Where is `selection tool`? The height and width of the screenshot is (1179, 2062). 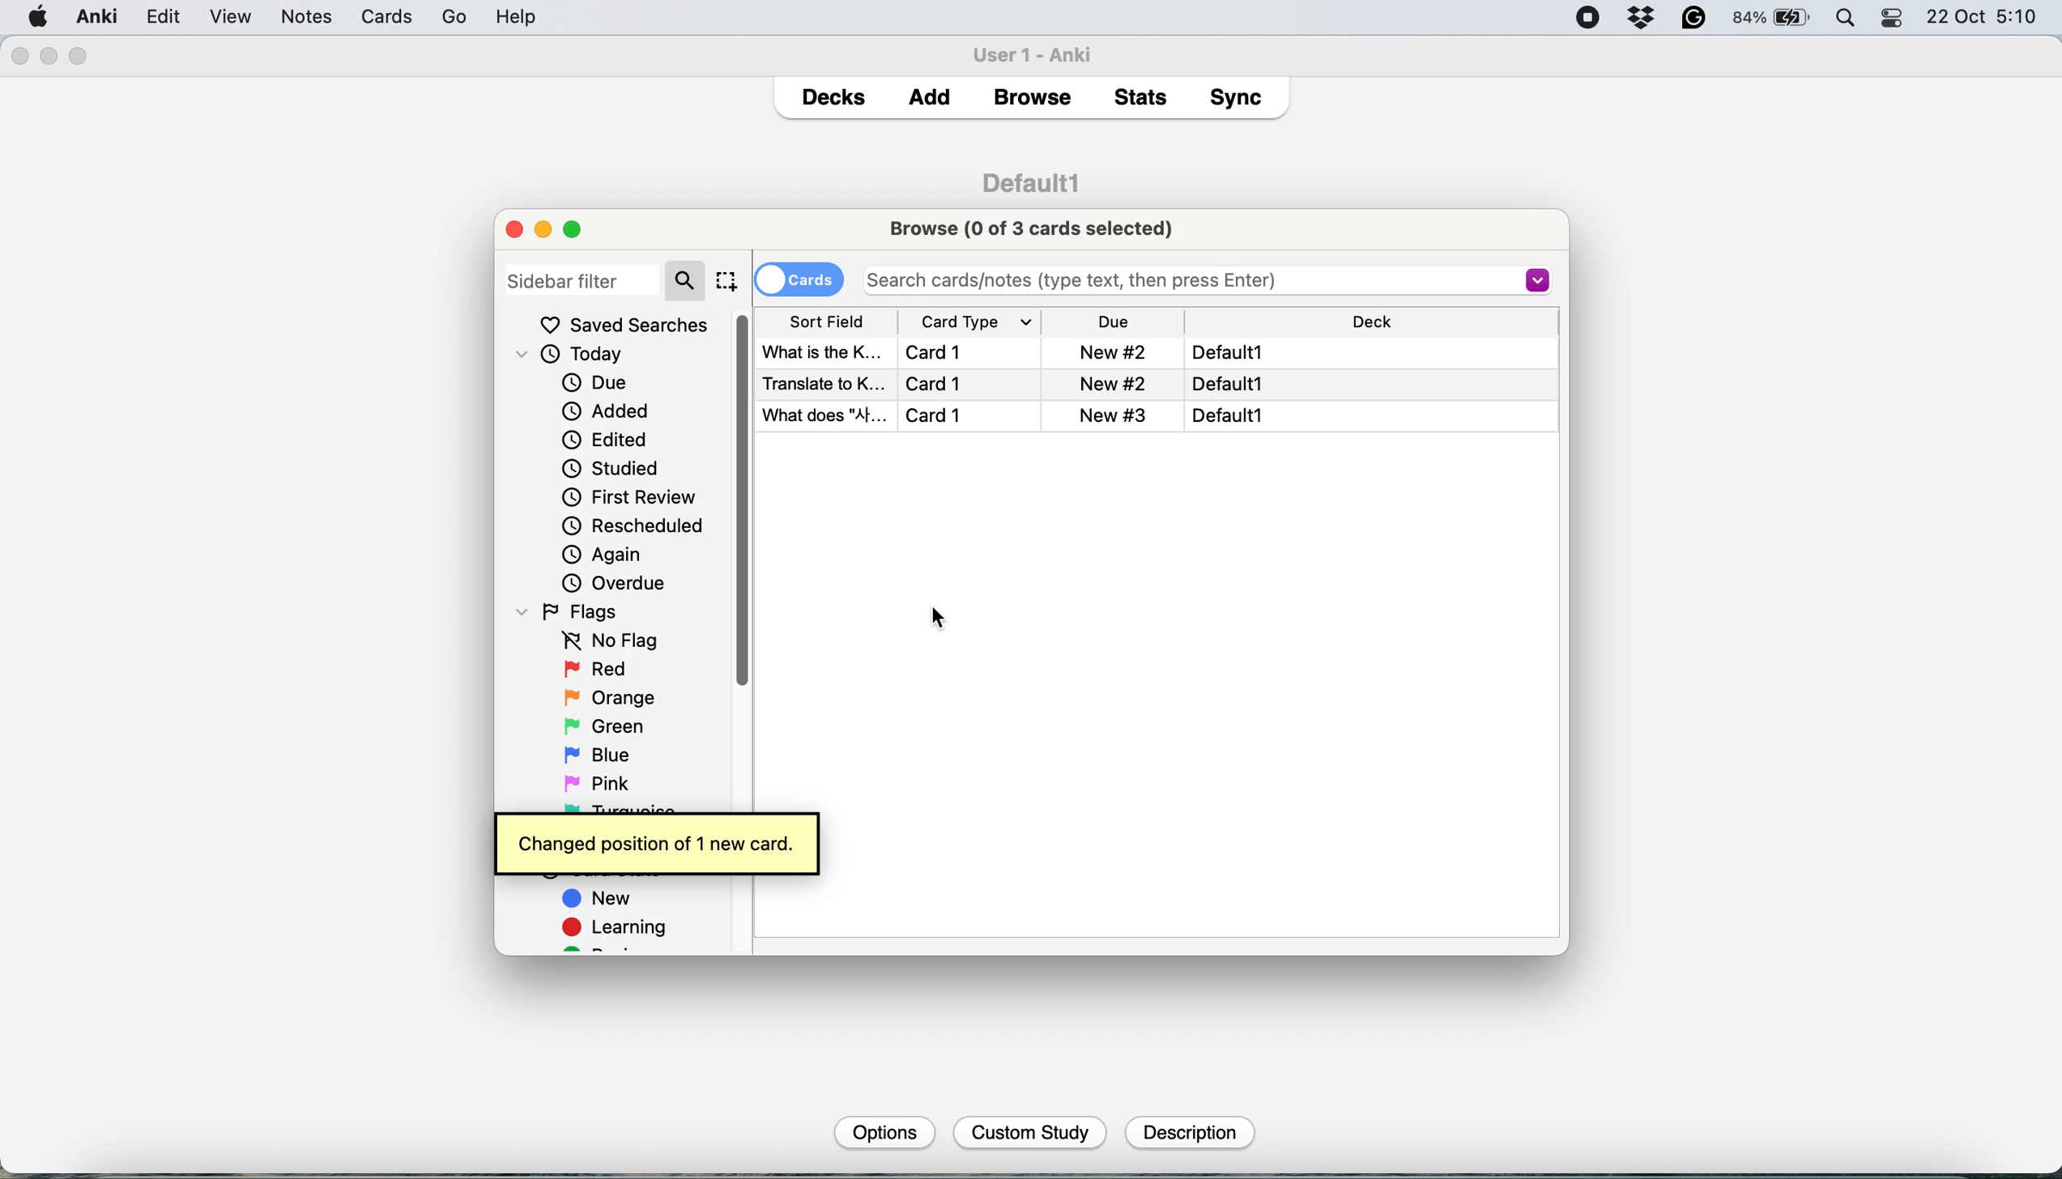
selection tool is located at coordinates (726, 280).